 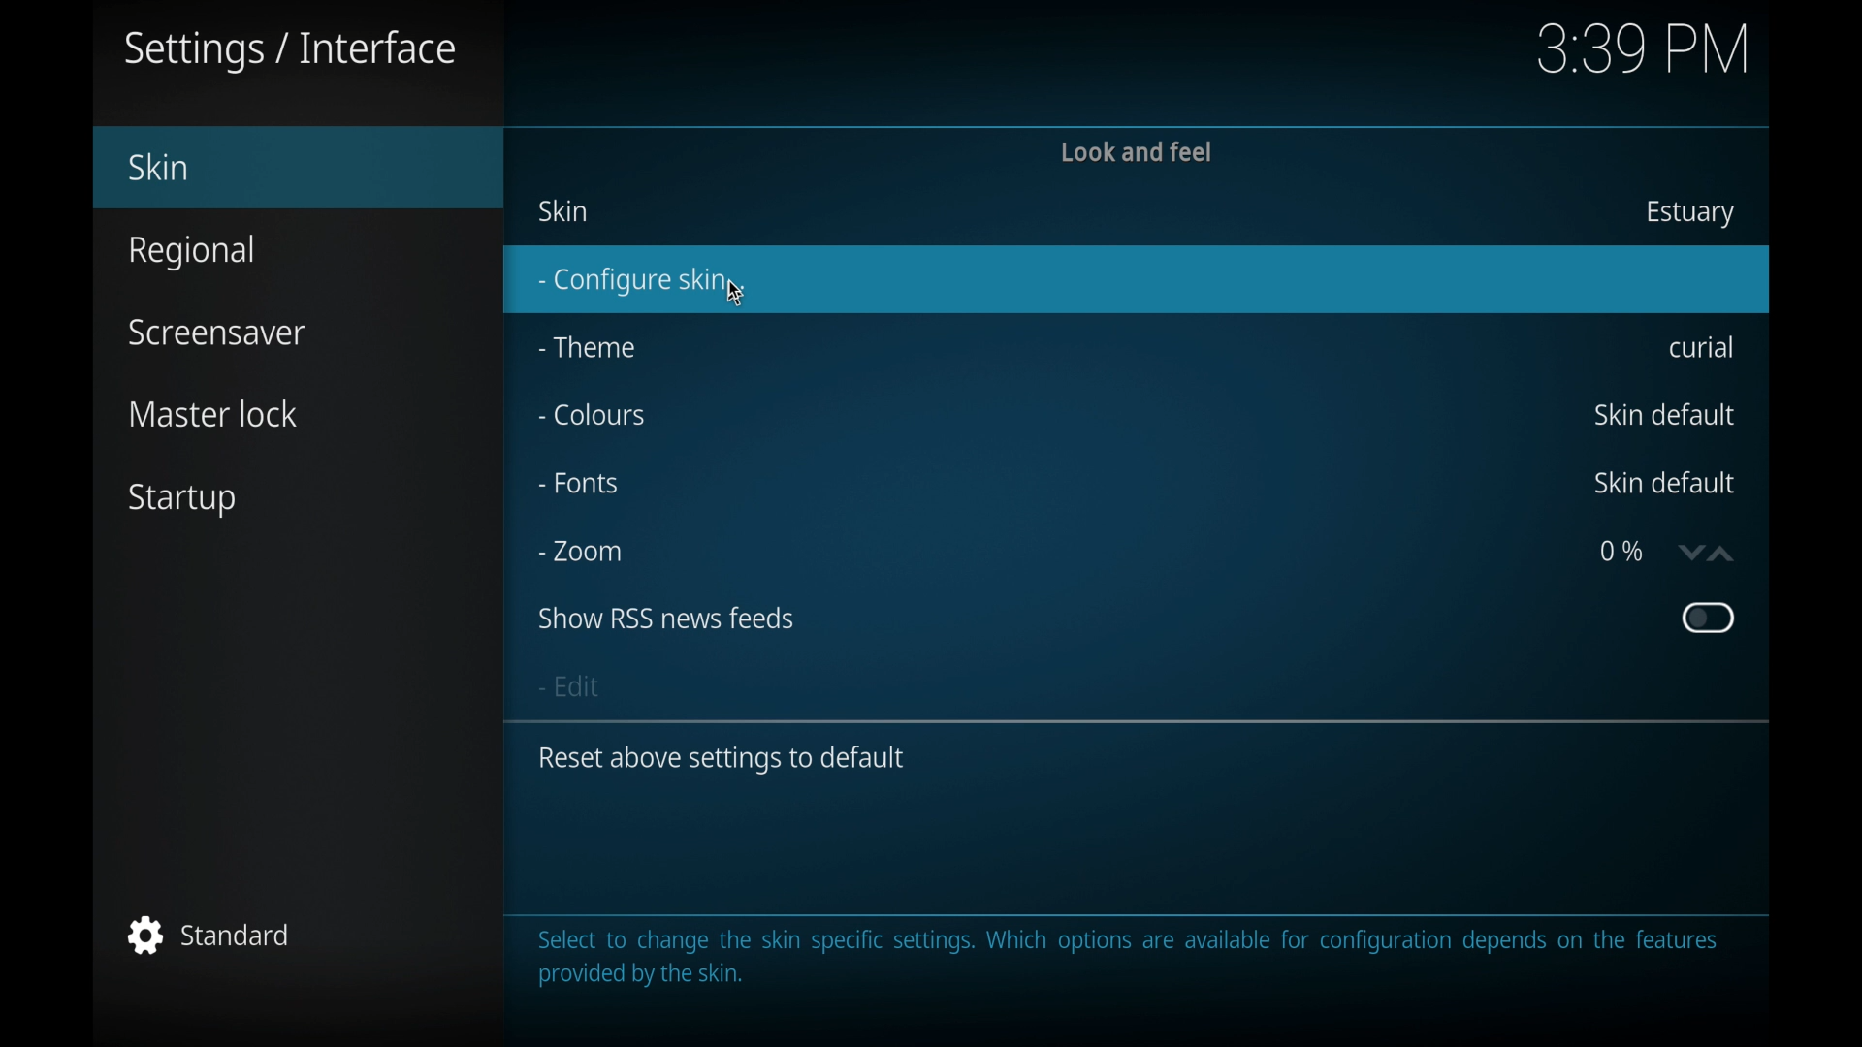 I want to click on skin, so click(x=299, y=169).